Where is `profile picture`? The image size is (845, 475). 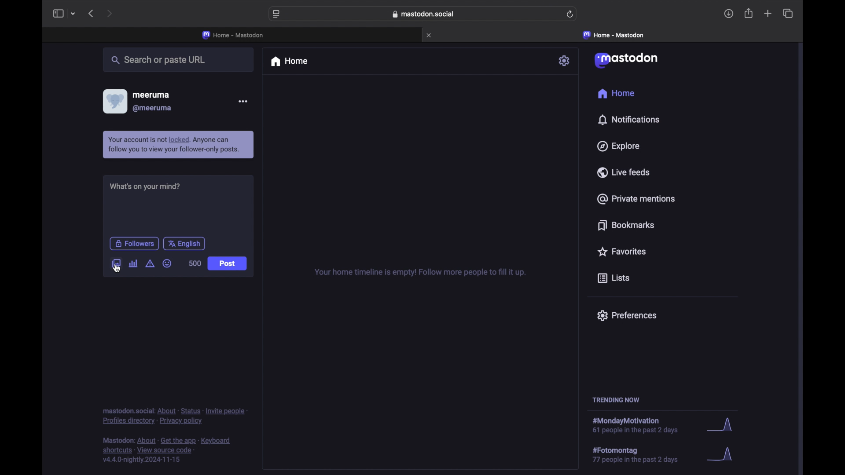
profile picture is located at coordinates (114, 101).